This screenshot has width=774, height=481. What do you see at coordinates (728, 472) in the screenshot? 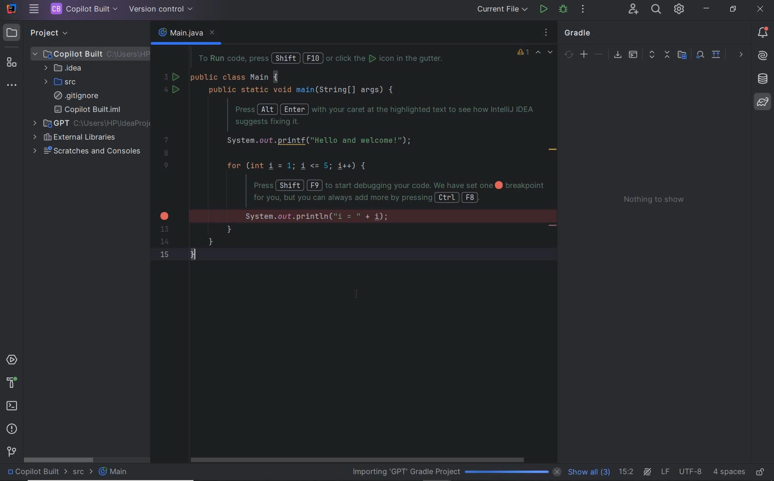
I see `indent` at bounding box center [728, 472].